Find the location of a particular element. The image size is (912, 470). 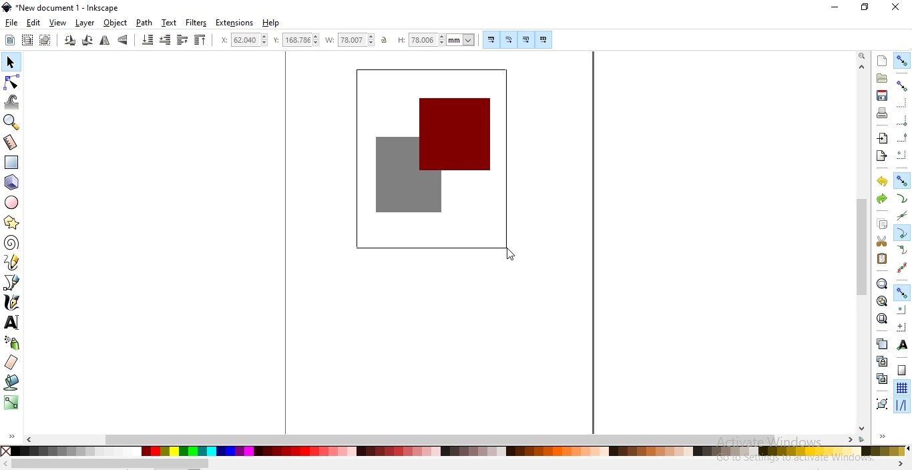

group objects is located at coordinates (881, 405).